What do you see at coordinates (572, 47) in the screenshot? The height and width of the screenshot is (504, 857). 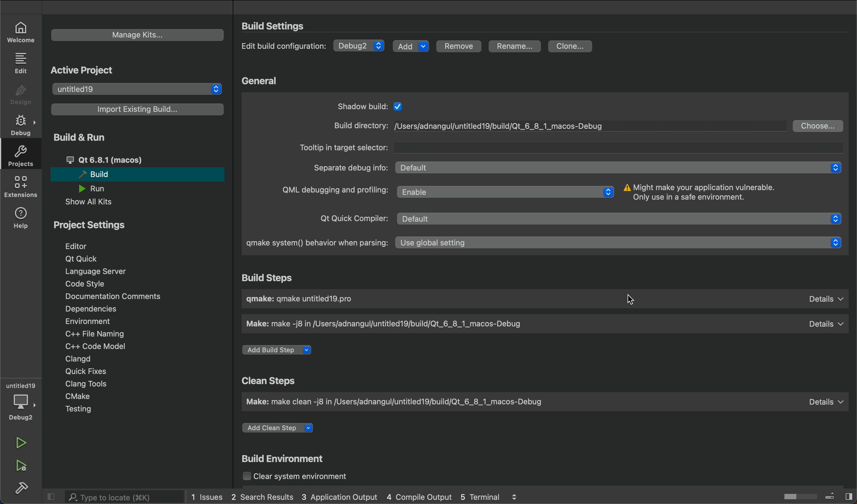 I see `clone` at bounding box center [572, 47].